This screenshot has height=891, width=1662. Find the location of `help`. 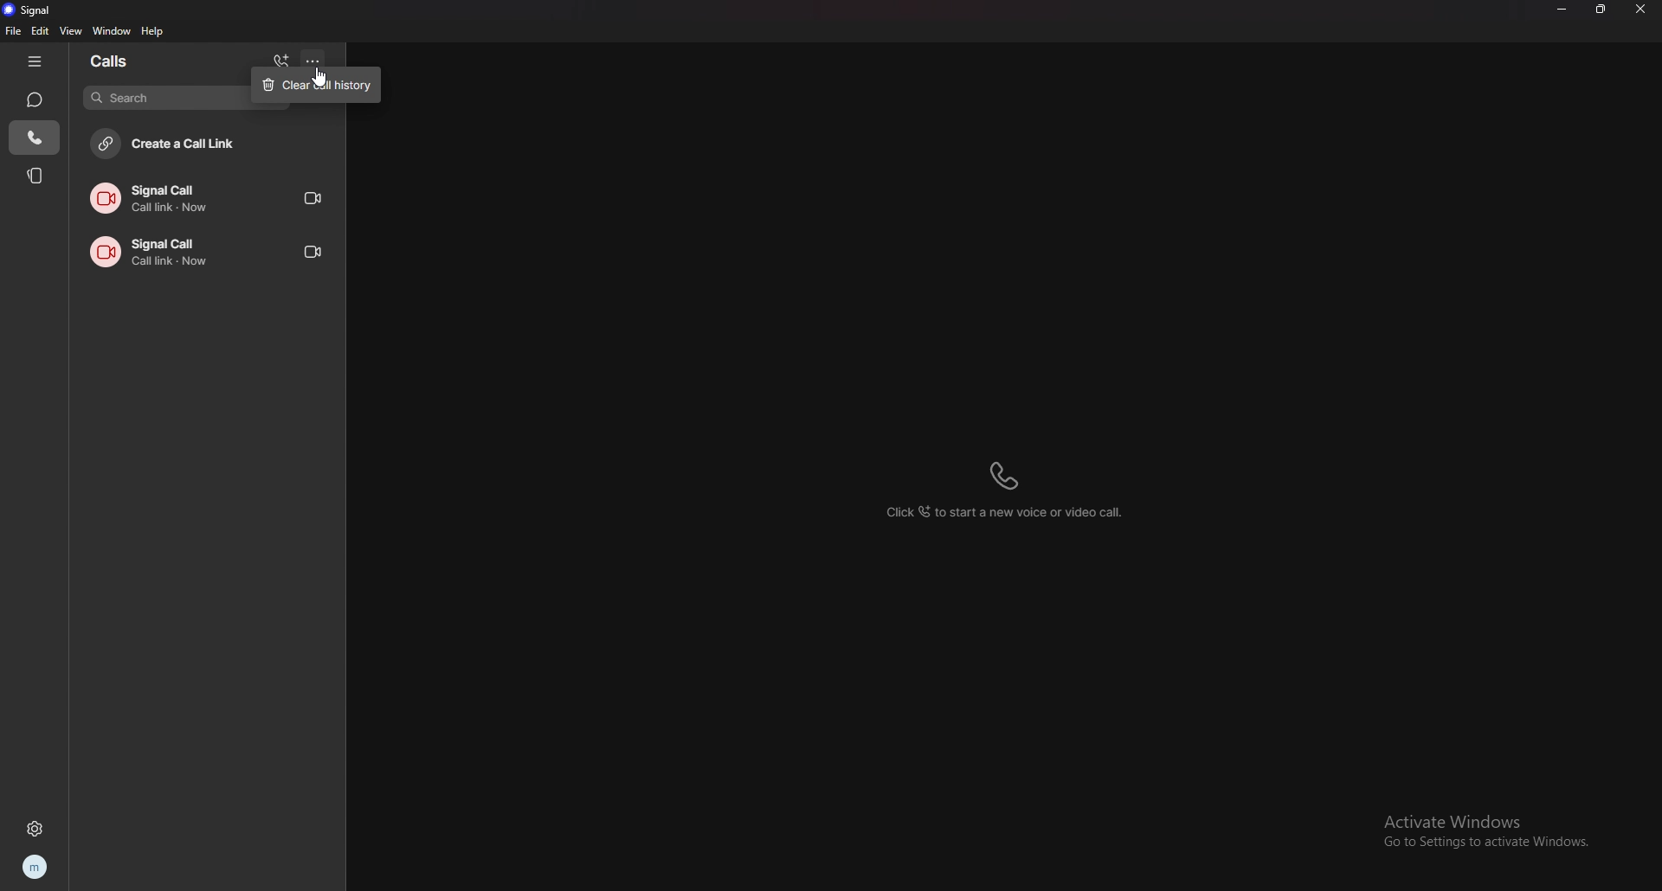

help is located at coordinates (154, 31).